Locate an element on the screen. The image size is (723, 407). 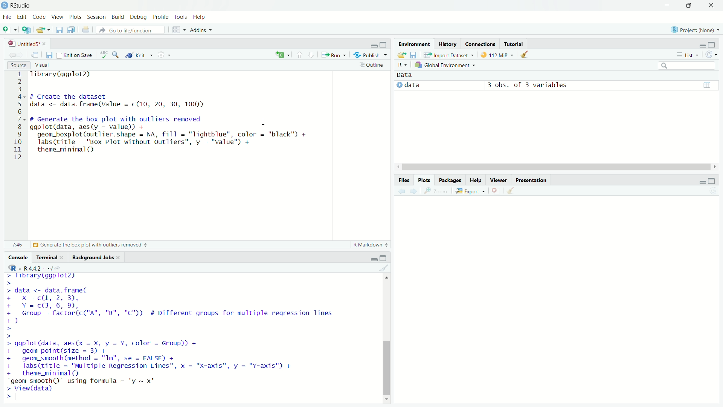
add is located at coordinates (9, 31).